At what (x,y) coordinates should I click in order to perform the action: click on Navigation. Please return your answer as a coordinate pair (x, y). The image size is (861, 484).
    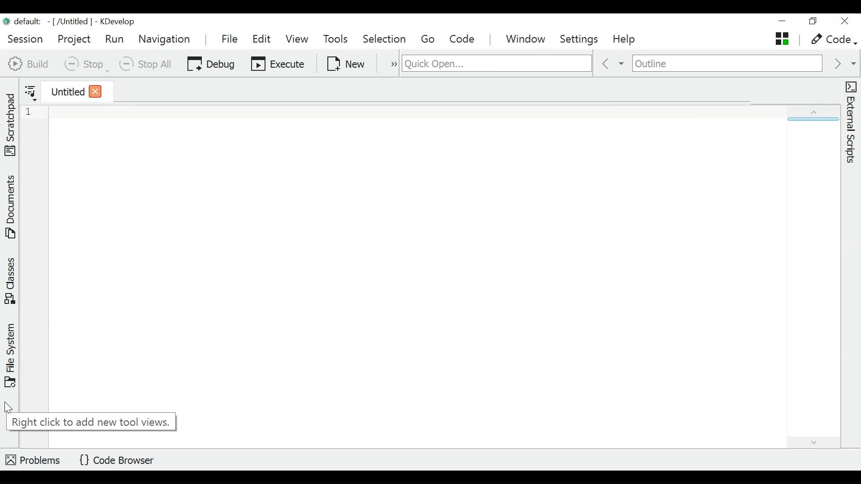
    Looking at the image, I should click on (166, 40).